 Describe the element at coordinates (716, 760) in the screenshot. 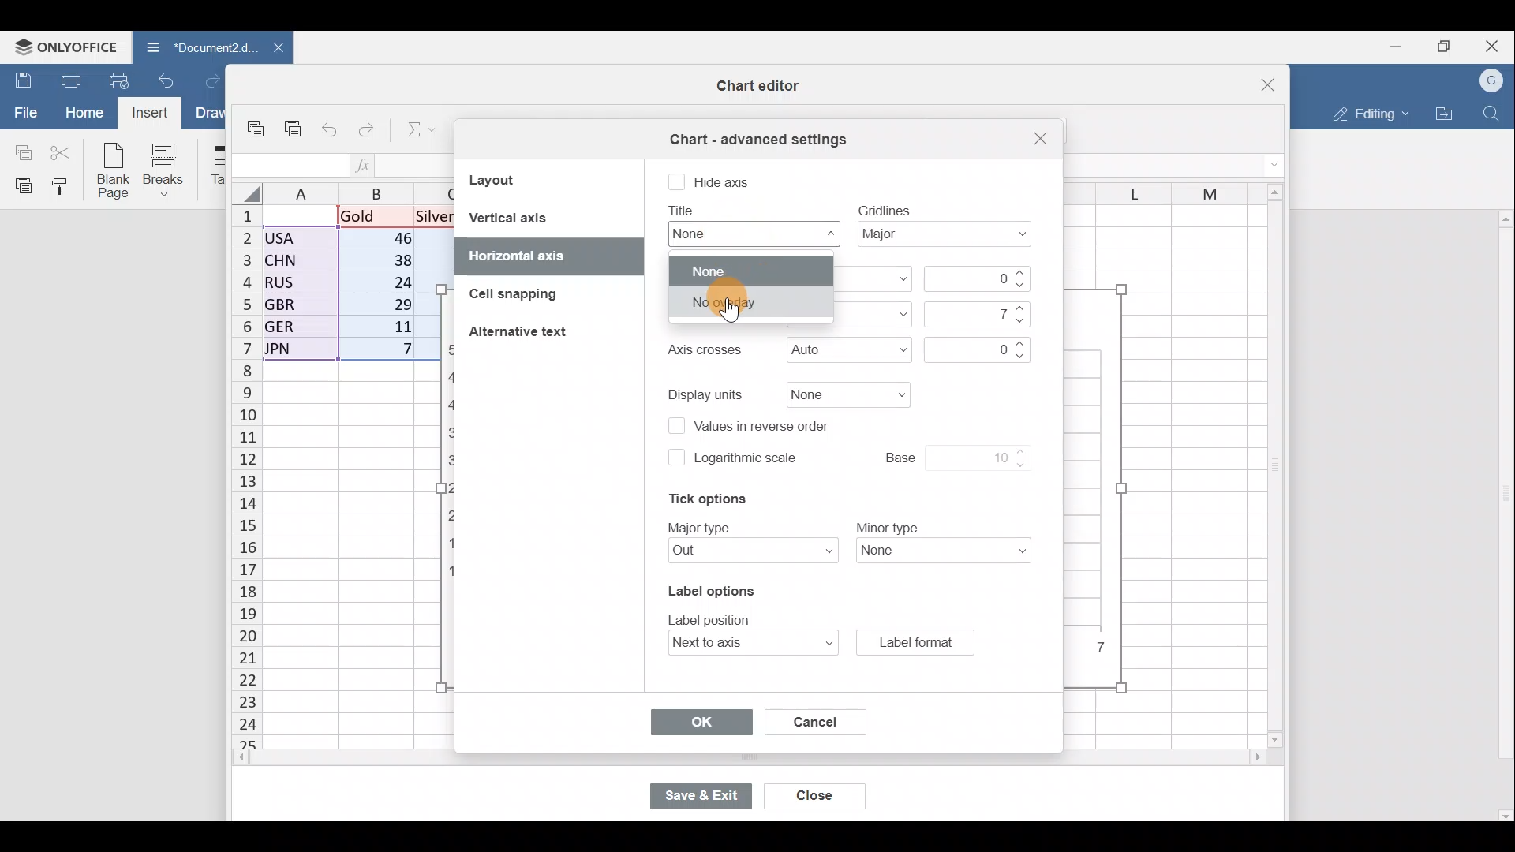

I see `Scroll bar` at that location.